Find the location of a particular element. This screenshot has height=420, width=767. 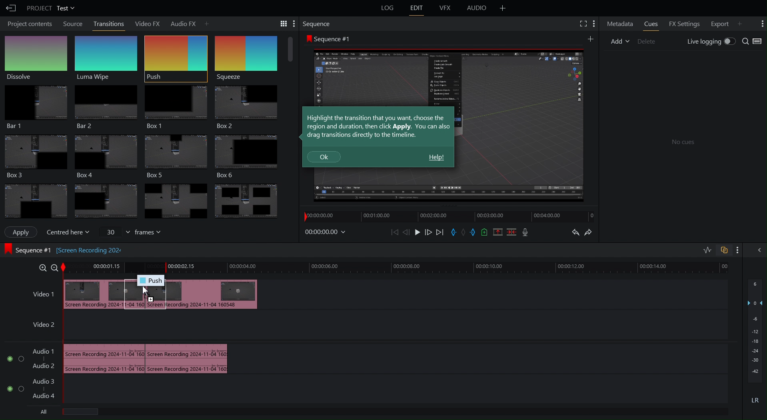

toggl is located at coordinates (21, 360).